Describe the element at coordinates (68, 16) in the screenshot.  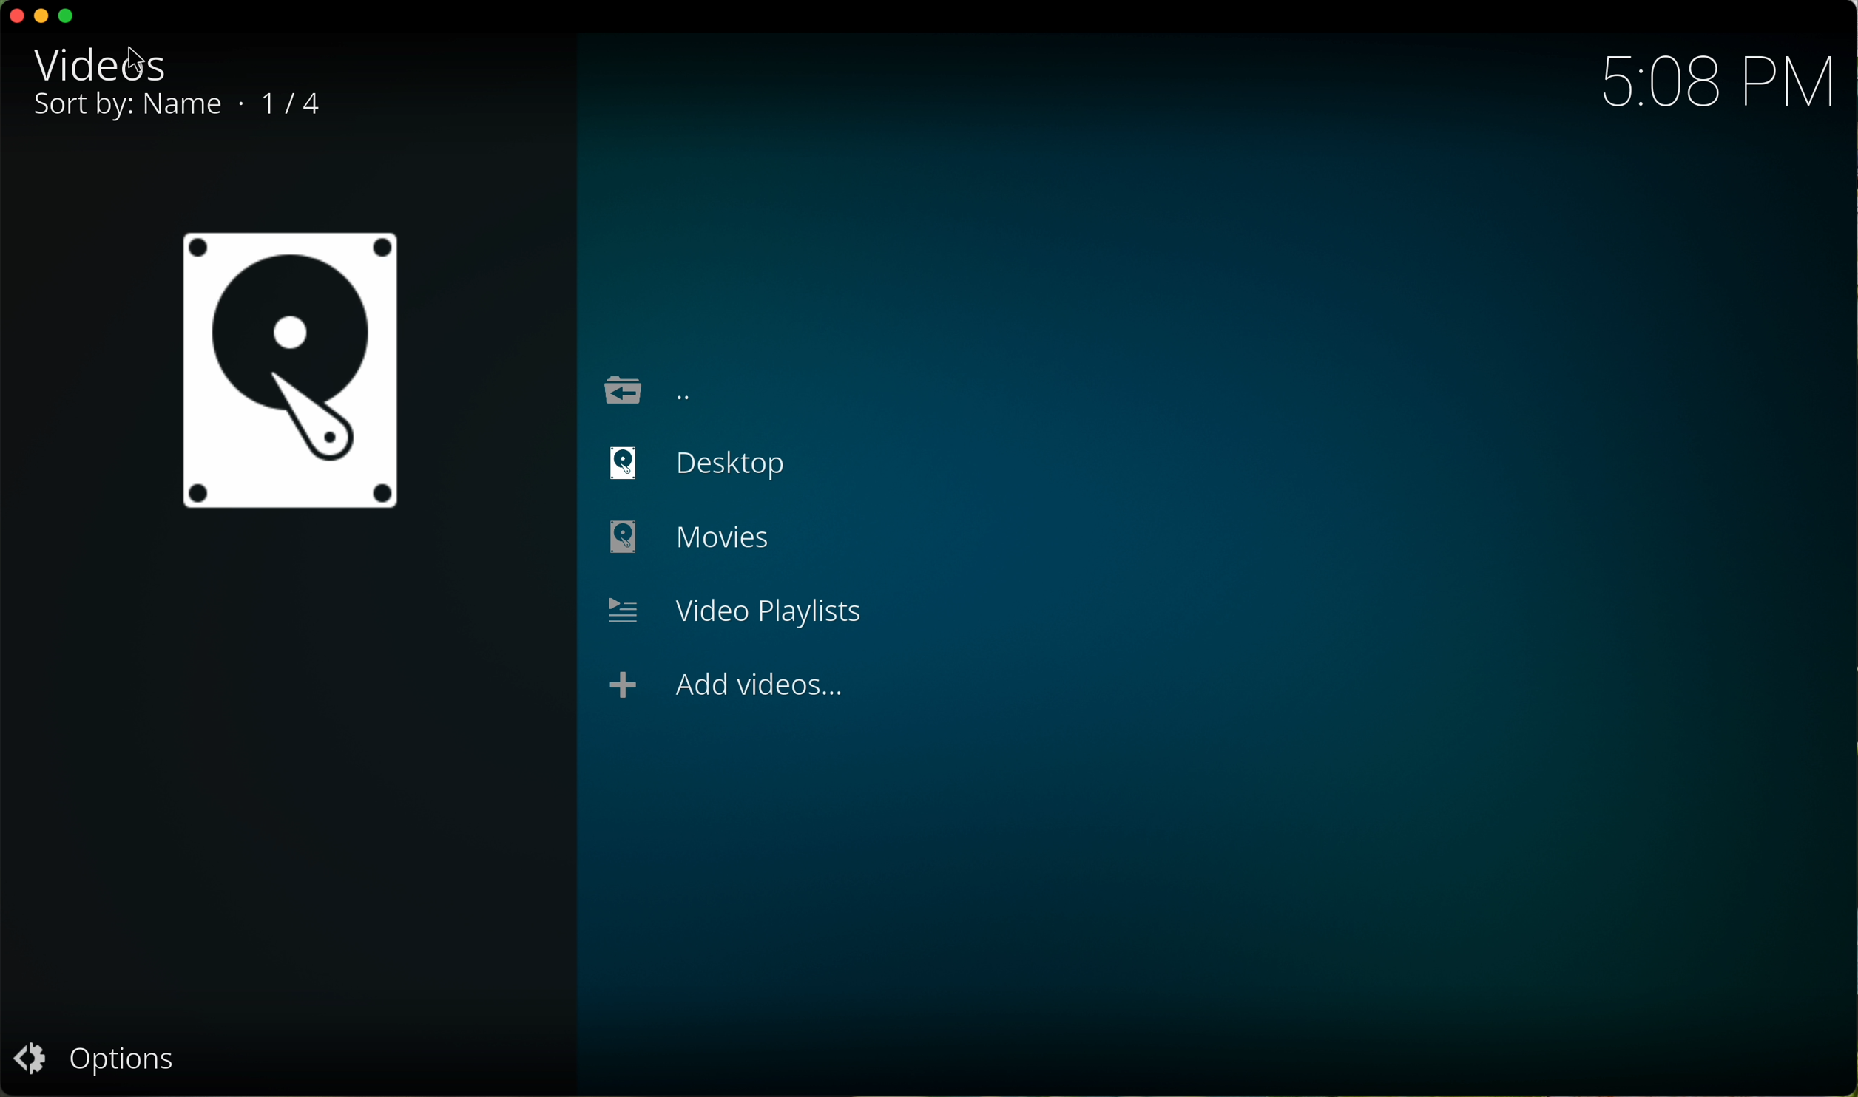
I see `maximize` at that location.